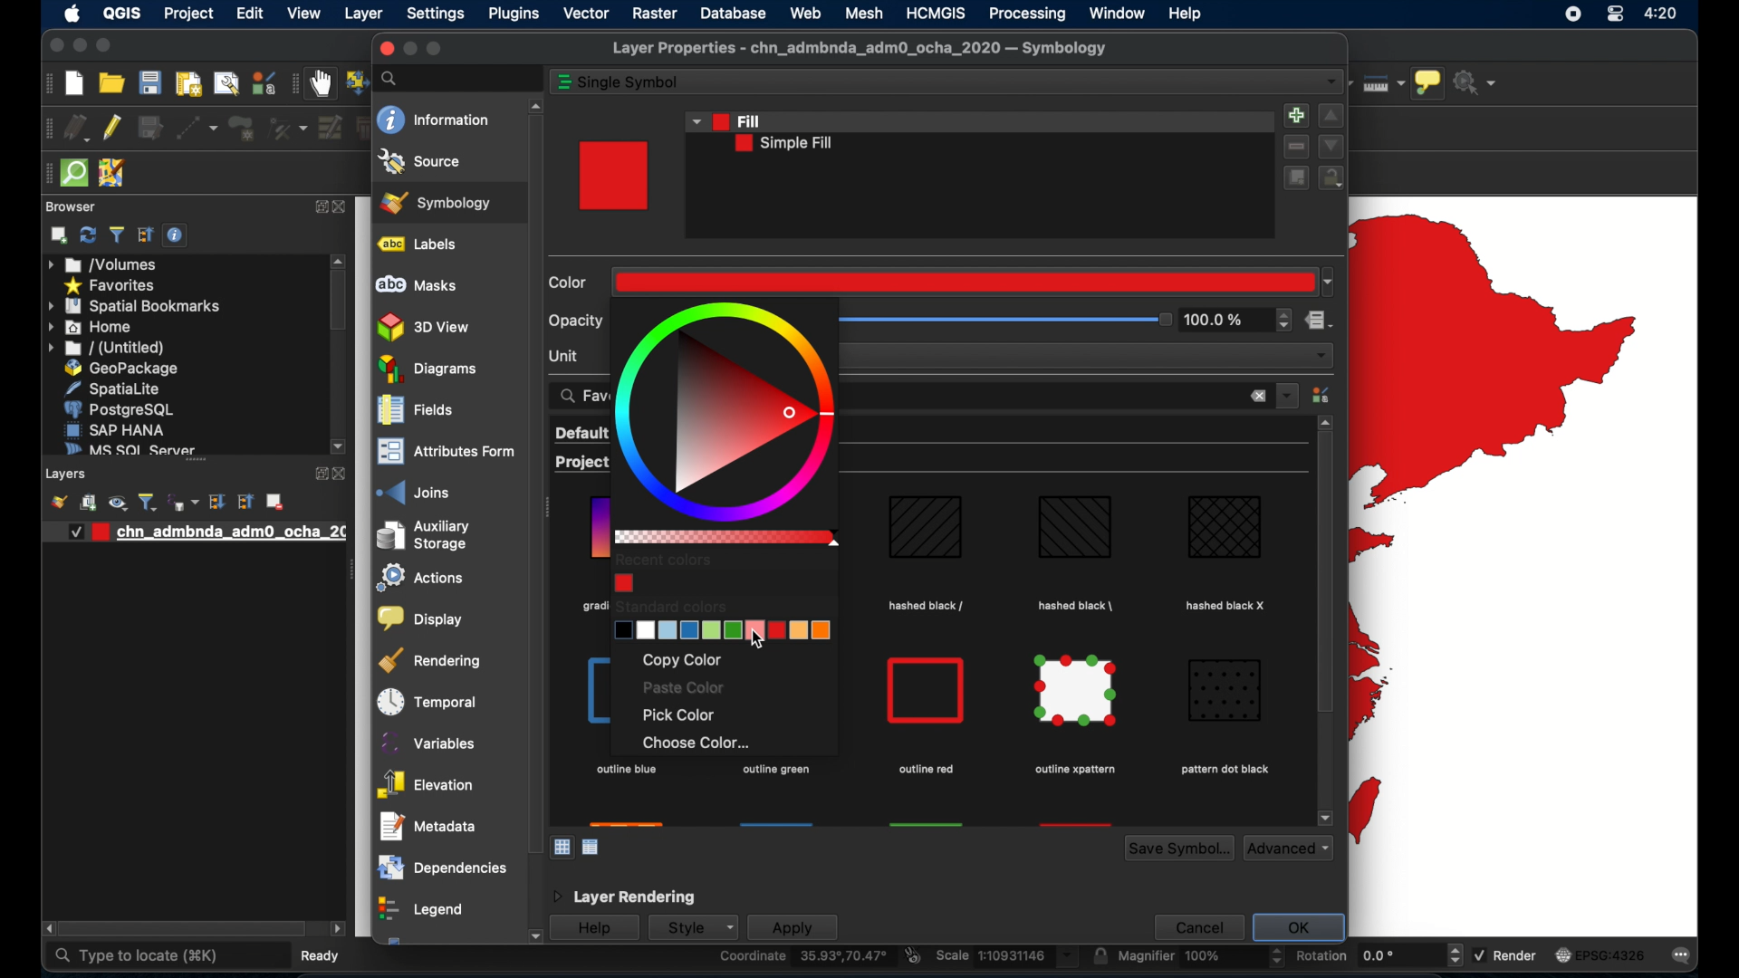 The width and height of the screenshot is (1739, 978). I want to click on close, so click(383, 49).